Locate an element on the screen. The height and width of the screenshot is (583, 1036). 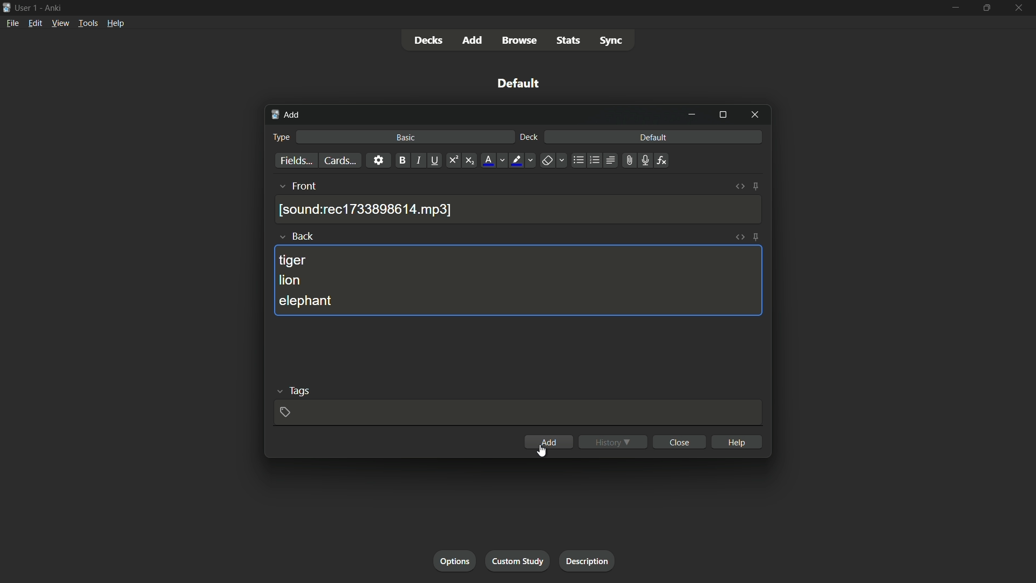
file menu is located at coordinates (13, 23).